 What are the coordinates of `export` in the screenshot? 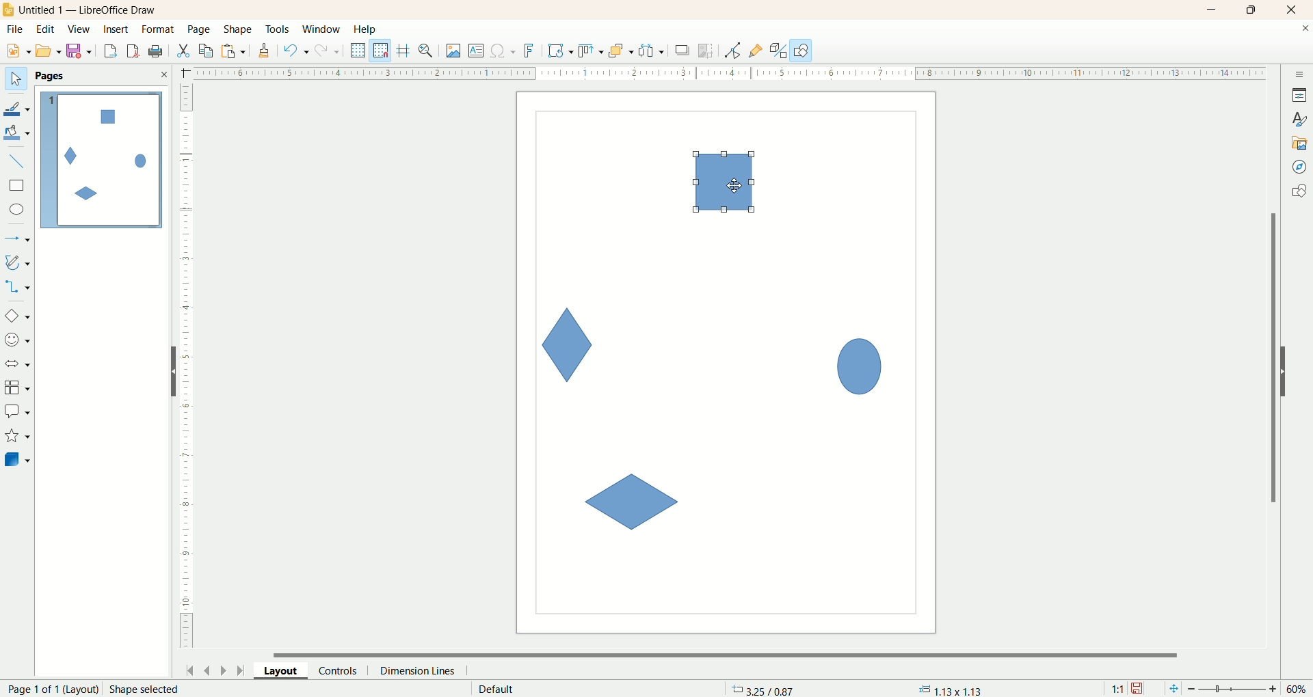 It's located at (109, 49).